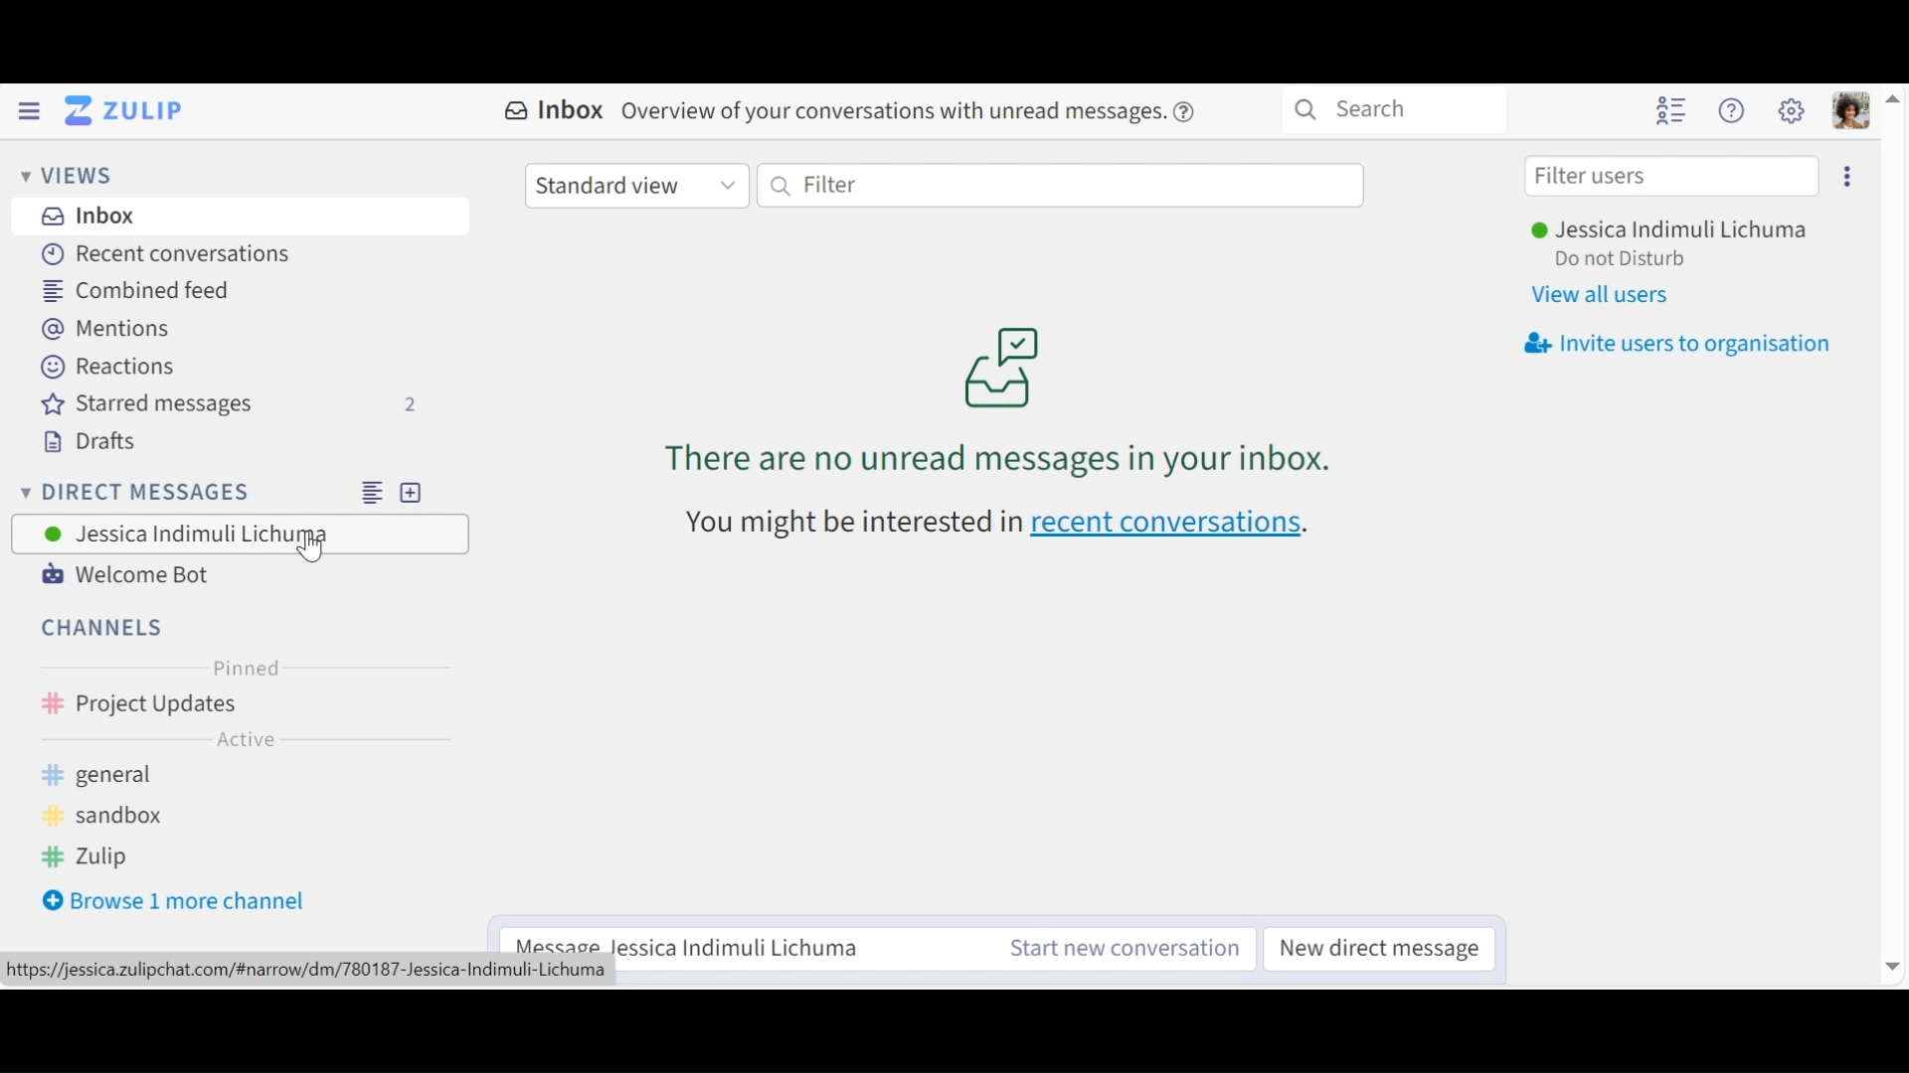 This screenshot has width=1909, height=1073. Describe the element at coordinates (1002, 525) in the screenshot. I see `recent conversations` at that location.